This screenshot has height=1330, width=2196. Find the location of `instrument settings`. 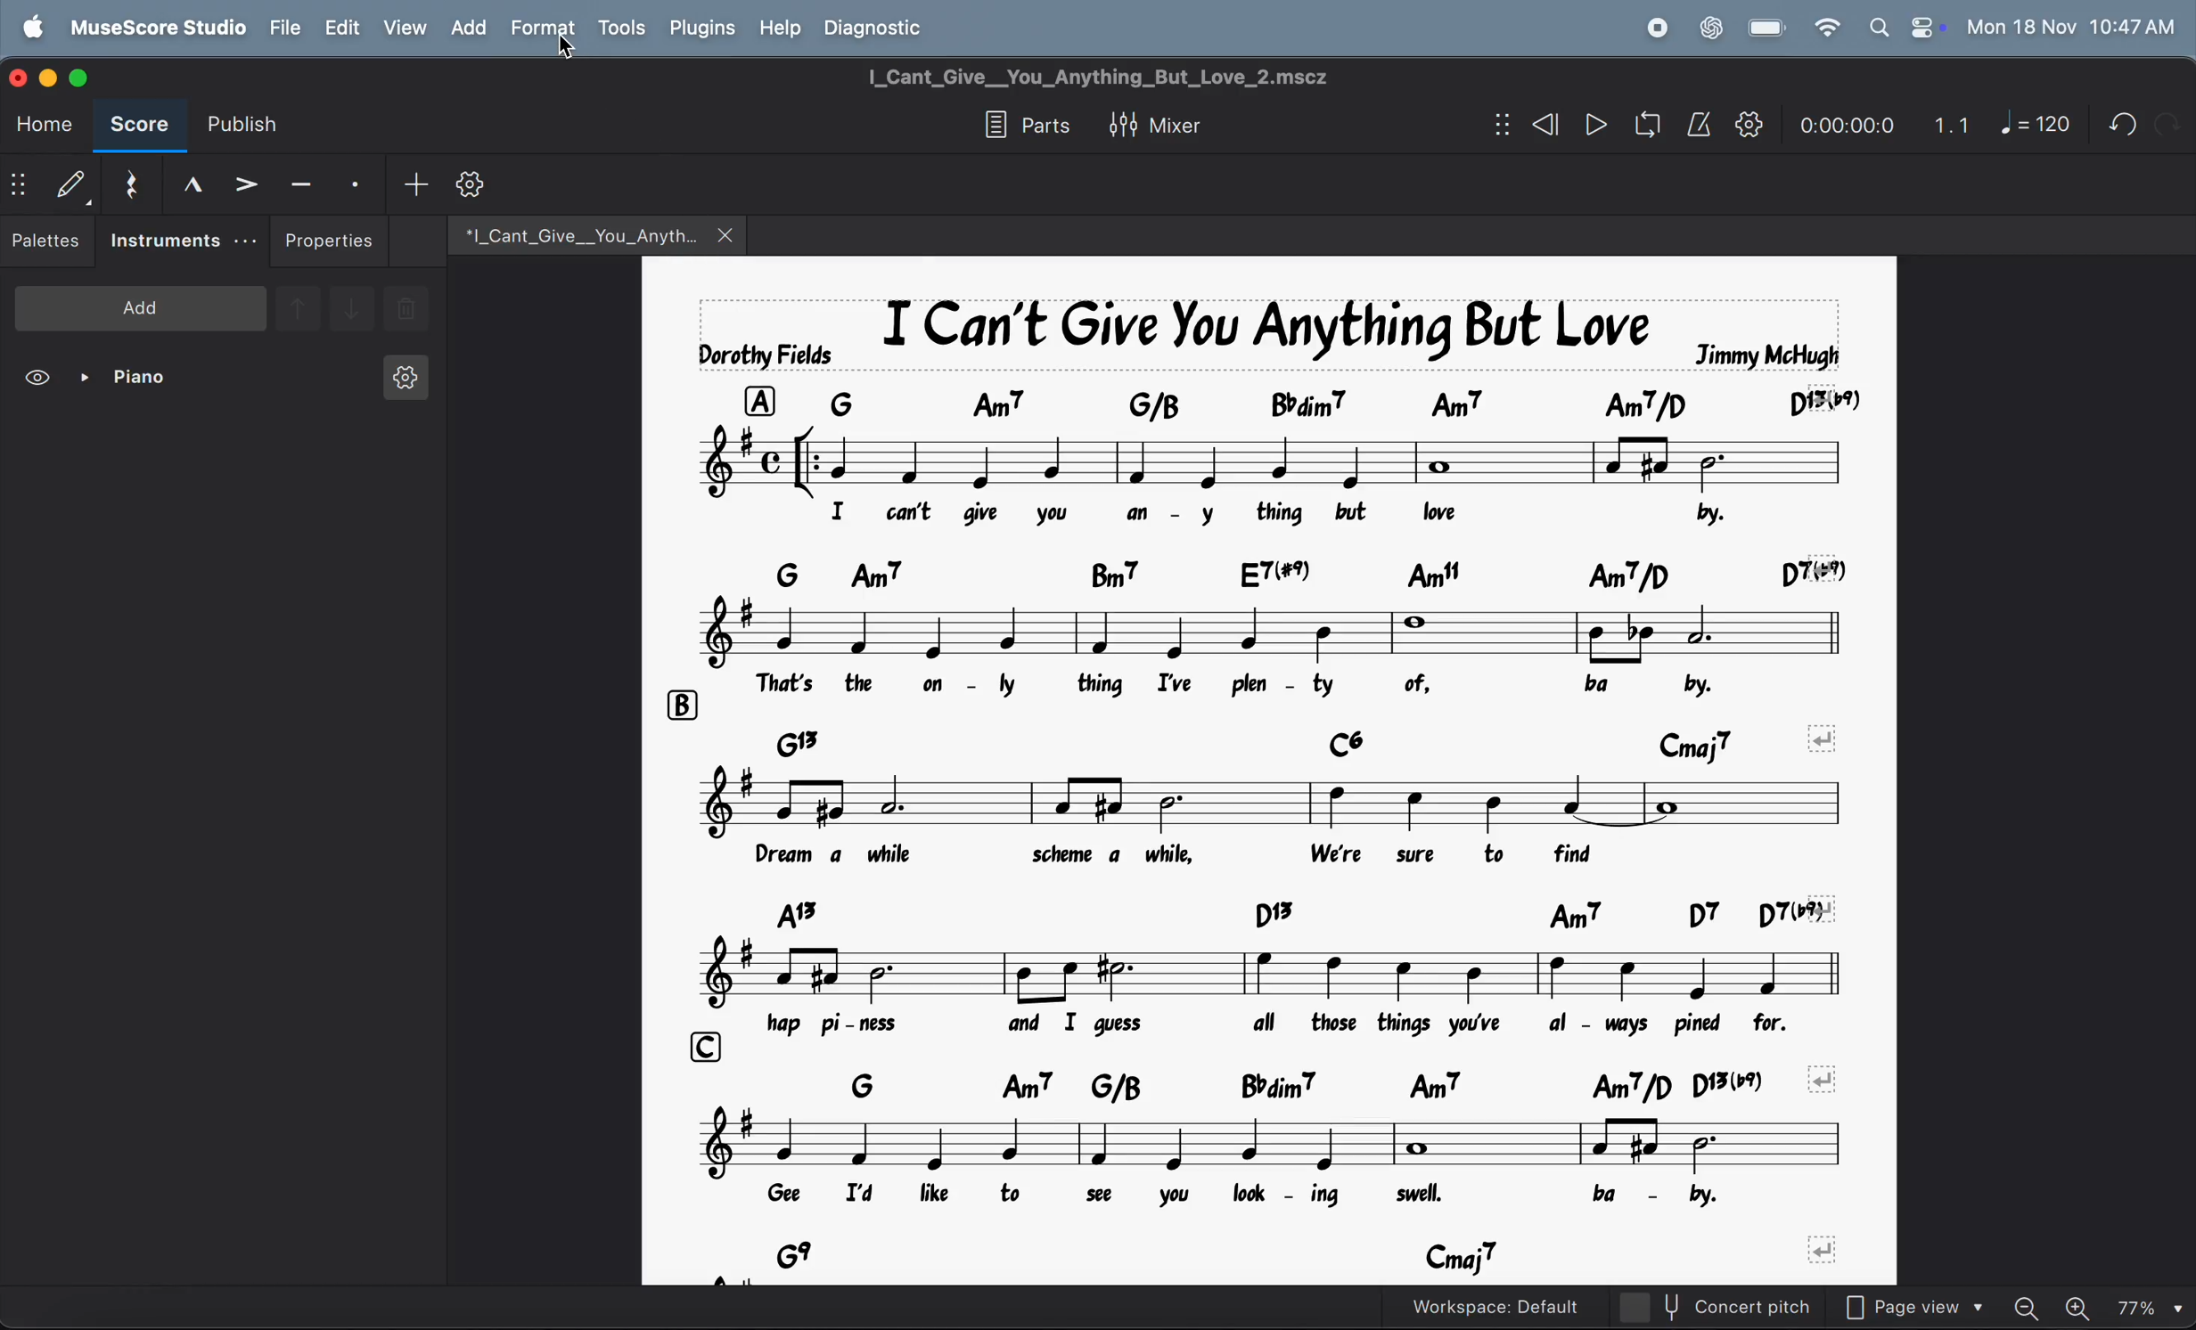

instrument settings is located at coordinates (403, 383).